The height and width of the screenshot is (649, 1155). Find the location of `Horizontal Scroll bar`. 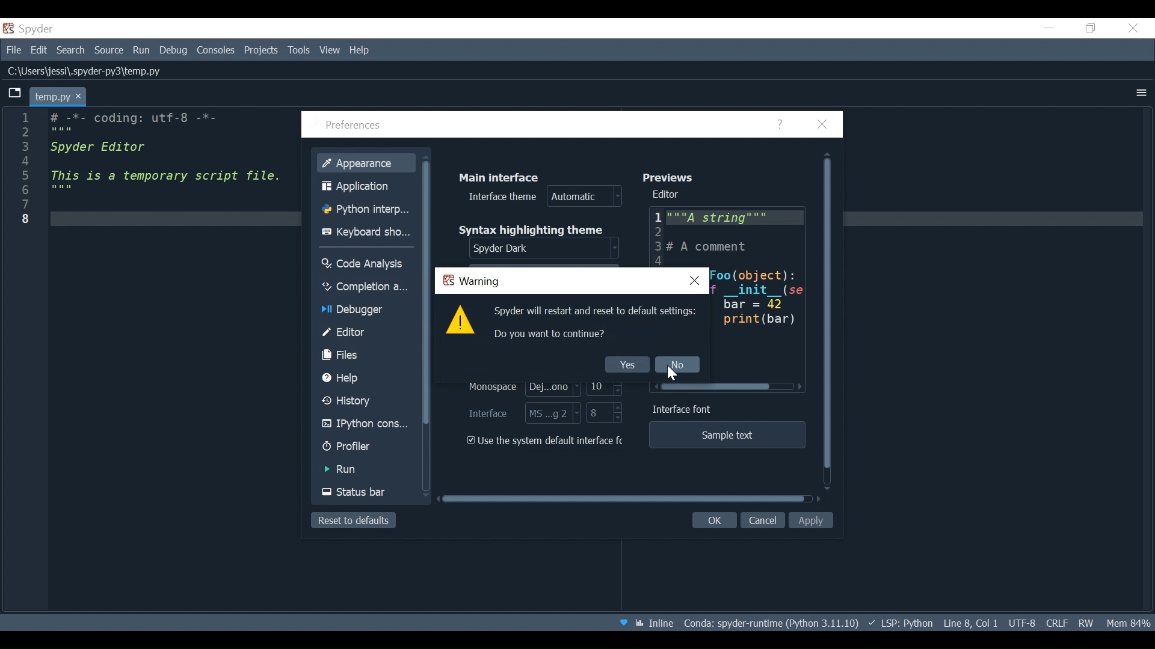

Horizontal Scroll bar is located at coordinates (730, 387).